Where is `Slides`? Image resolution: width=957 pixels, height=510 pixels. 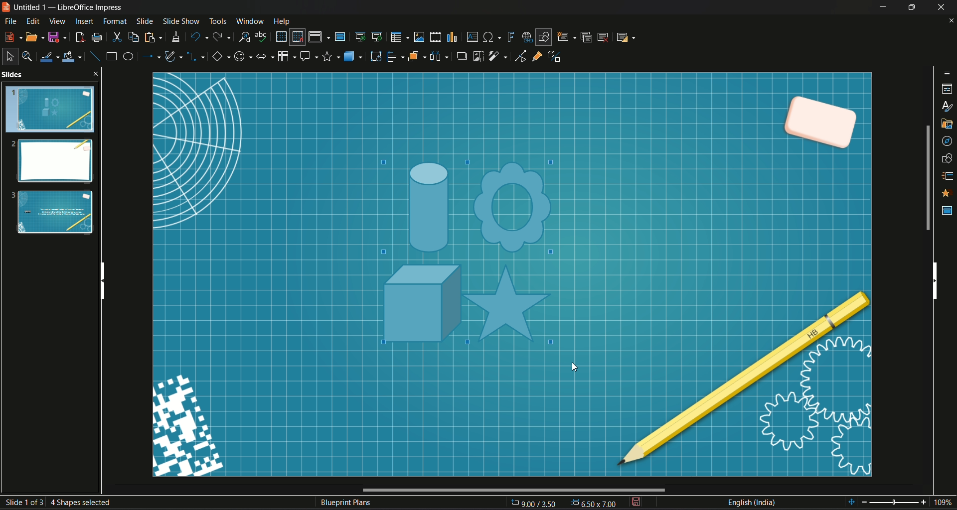 Slides is located at coordinates (50, 155).